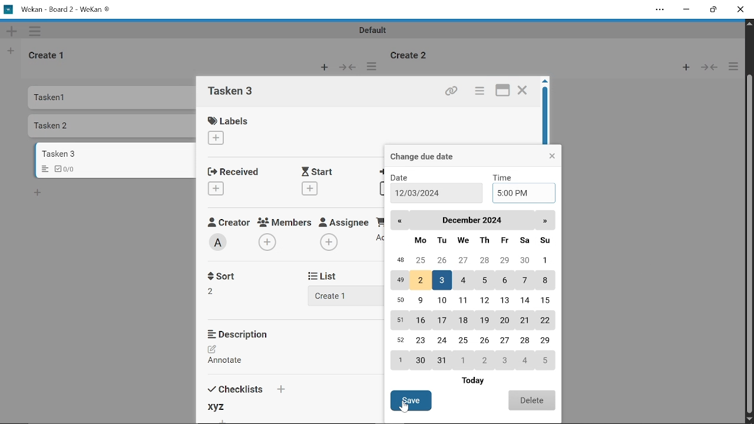 This screenshot has width=754, height=424. Describe the element at coordinates (749, 24) in the screenshot. I see `Move up` at that location.